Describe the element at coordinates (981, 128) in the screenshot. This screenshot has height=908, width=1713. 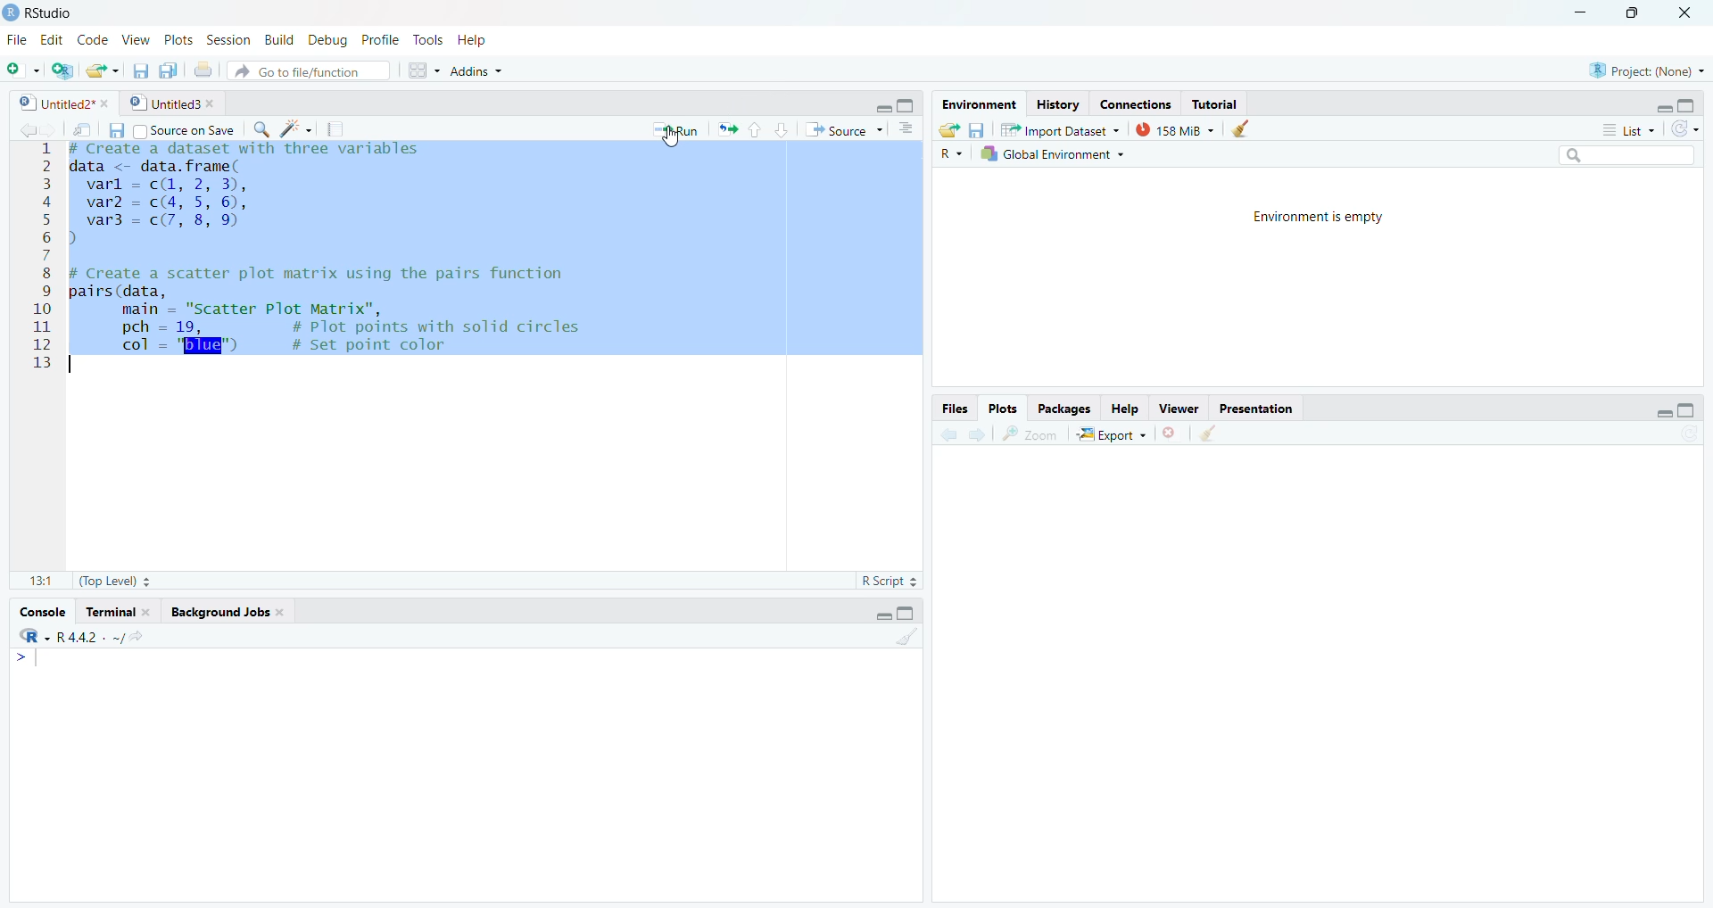
I see `Save workspace as` at that location.